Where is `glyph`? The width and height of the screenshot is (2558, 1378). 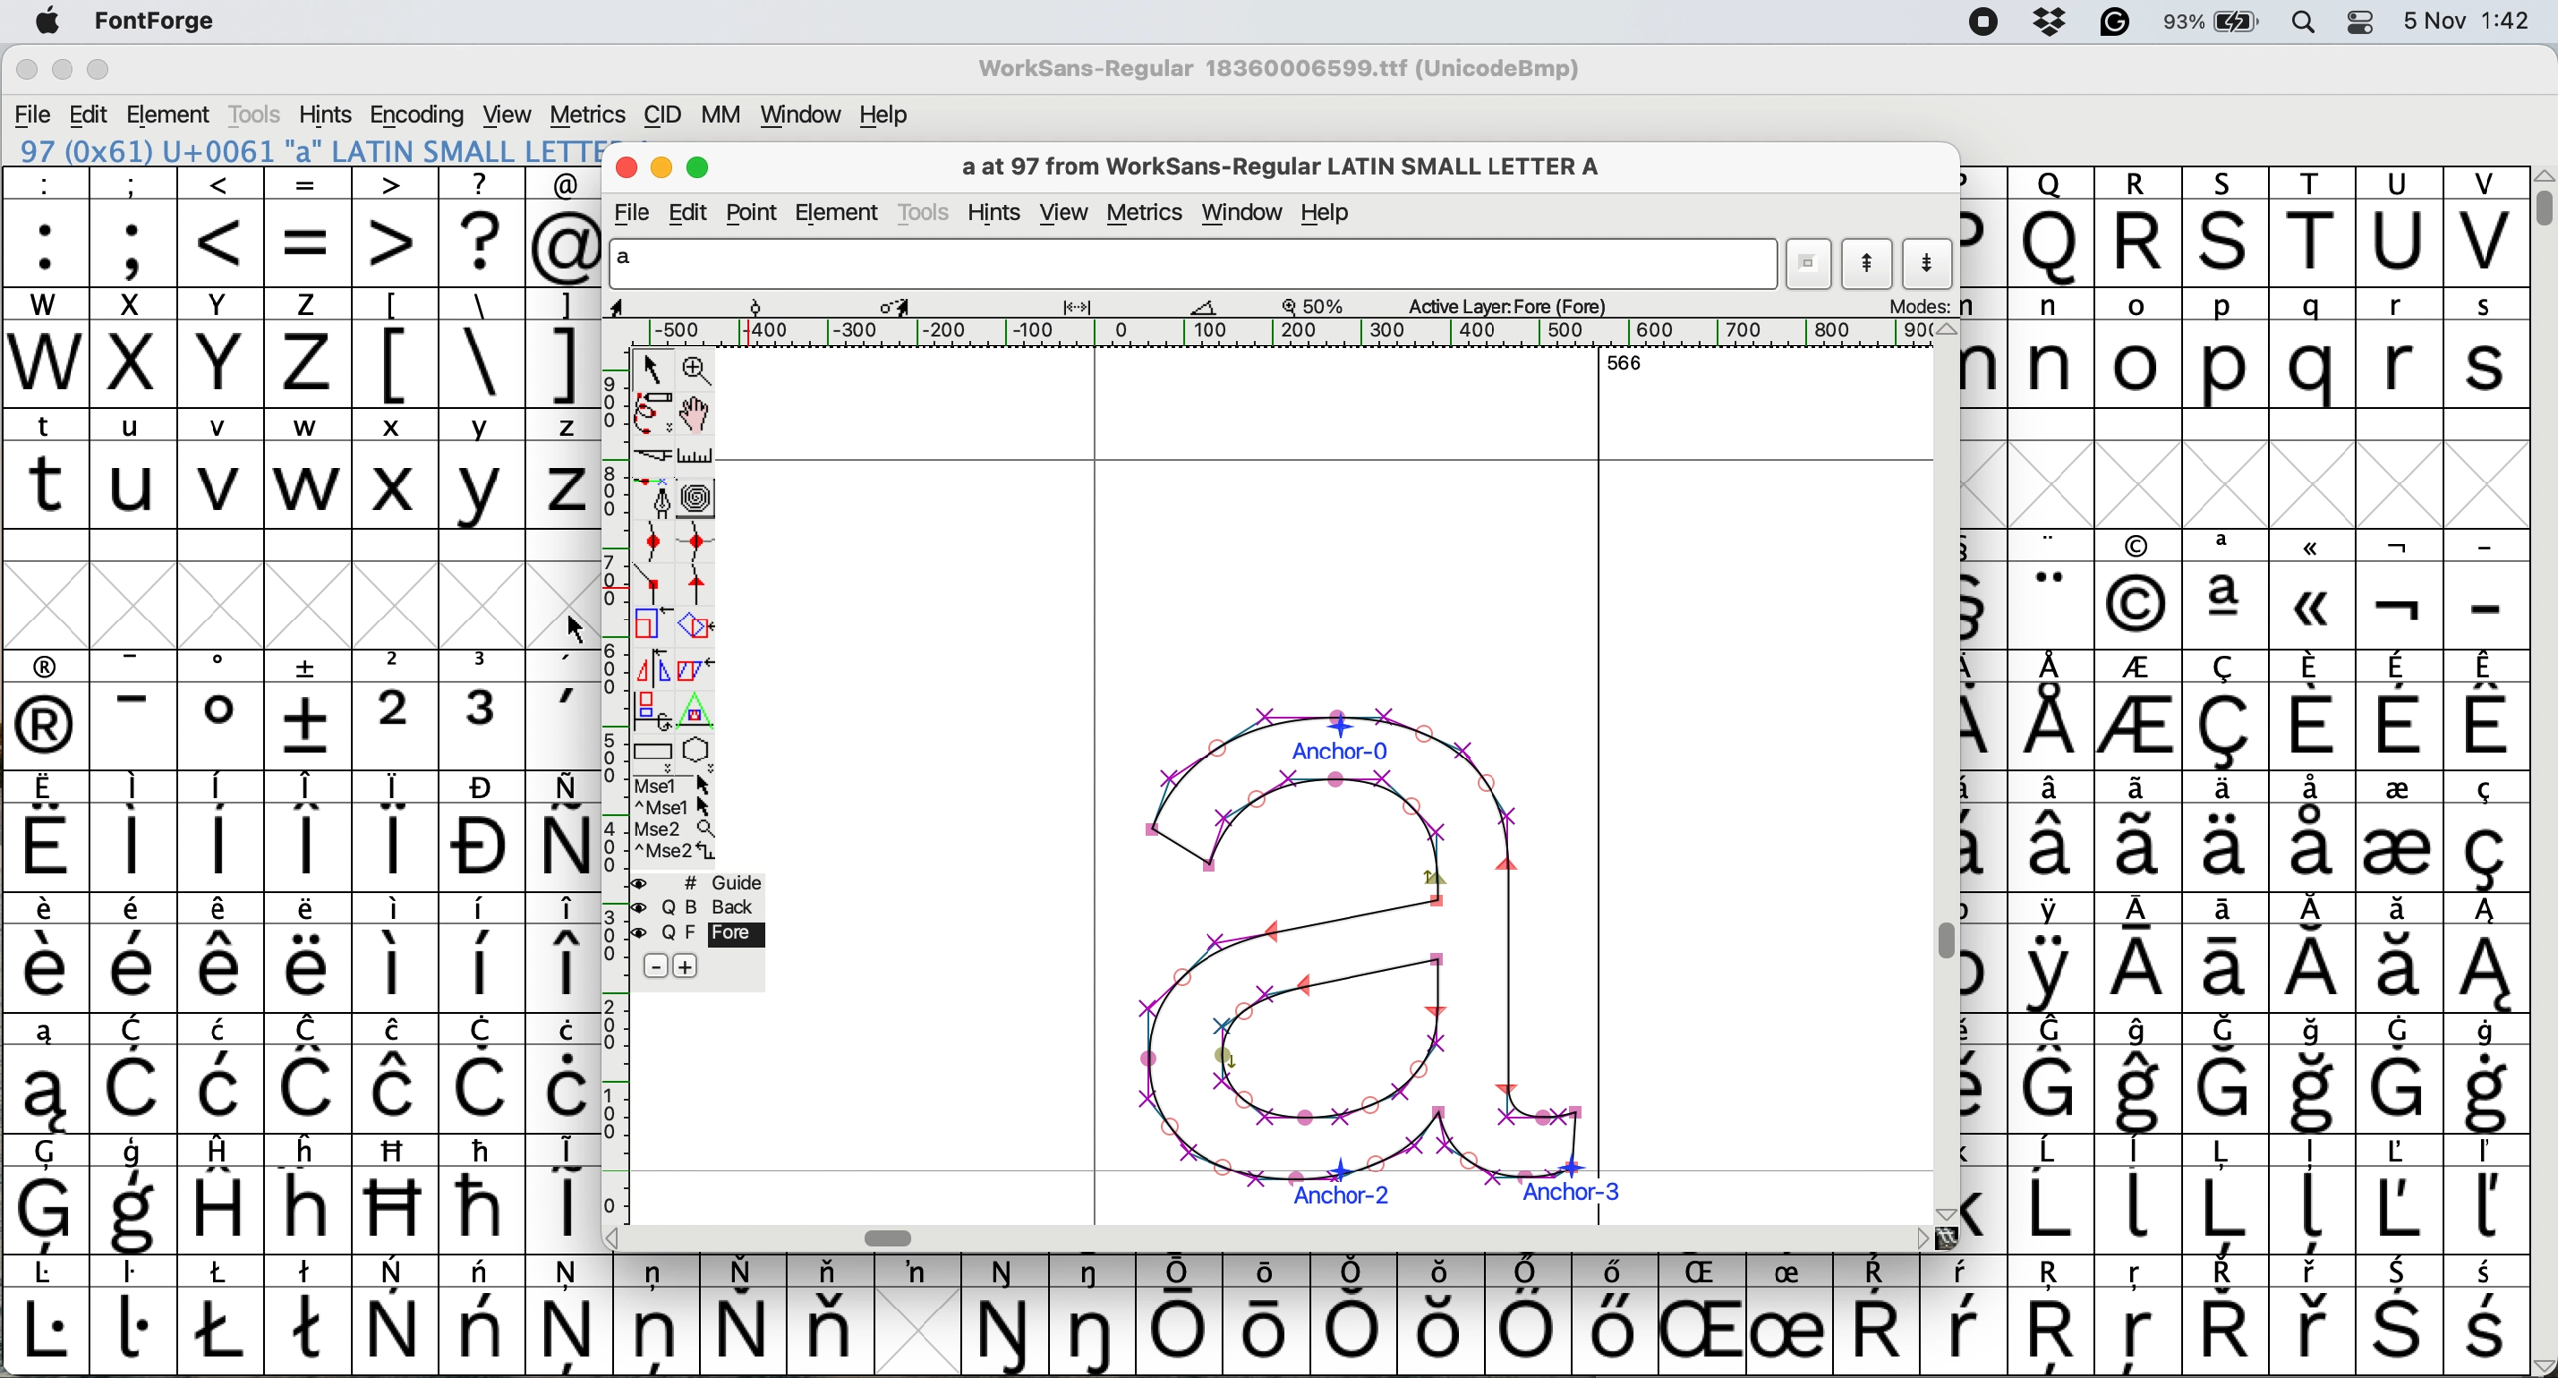 glyph is located at coordinates (1365, 932).